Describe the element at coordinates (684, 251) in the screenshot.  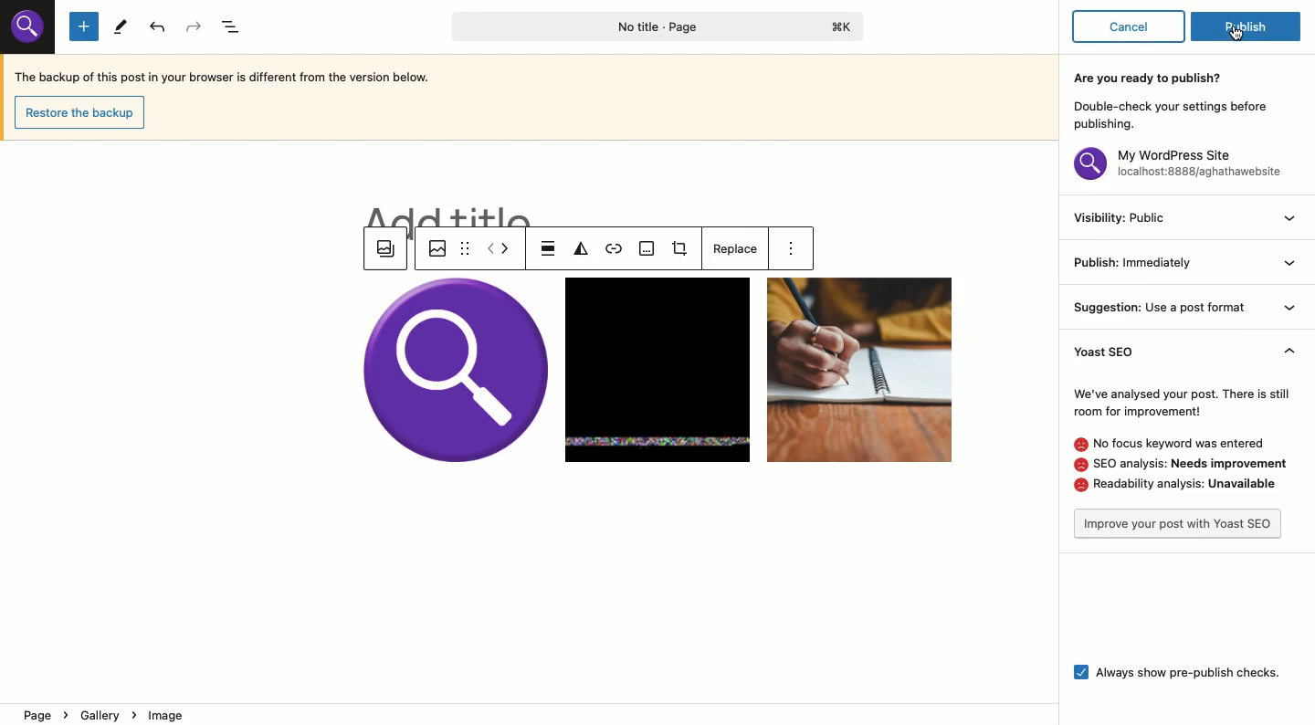
I see `Crop` at that location.